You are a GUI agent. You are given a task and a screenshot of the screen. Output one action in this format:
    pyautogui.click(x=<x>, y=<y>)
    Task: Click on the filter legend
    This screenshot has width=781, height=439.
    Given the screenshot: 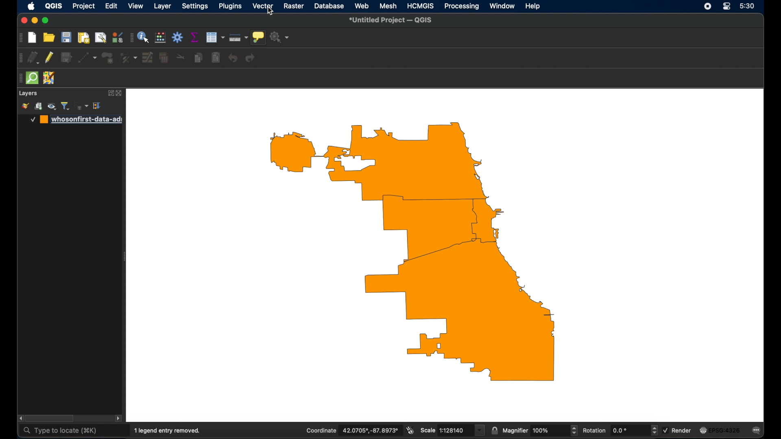 What is the action you would take?
    pyautogui.click(x=66, y=106)
    